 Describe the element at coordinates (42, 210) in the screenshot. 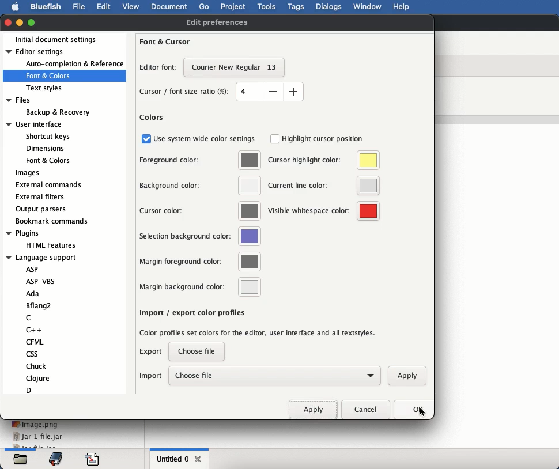

I see `output parsers` at that location.